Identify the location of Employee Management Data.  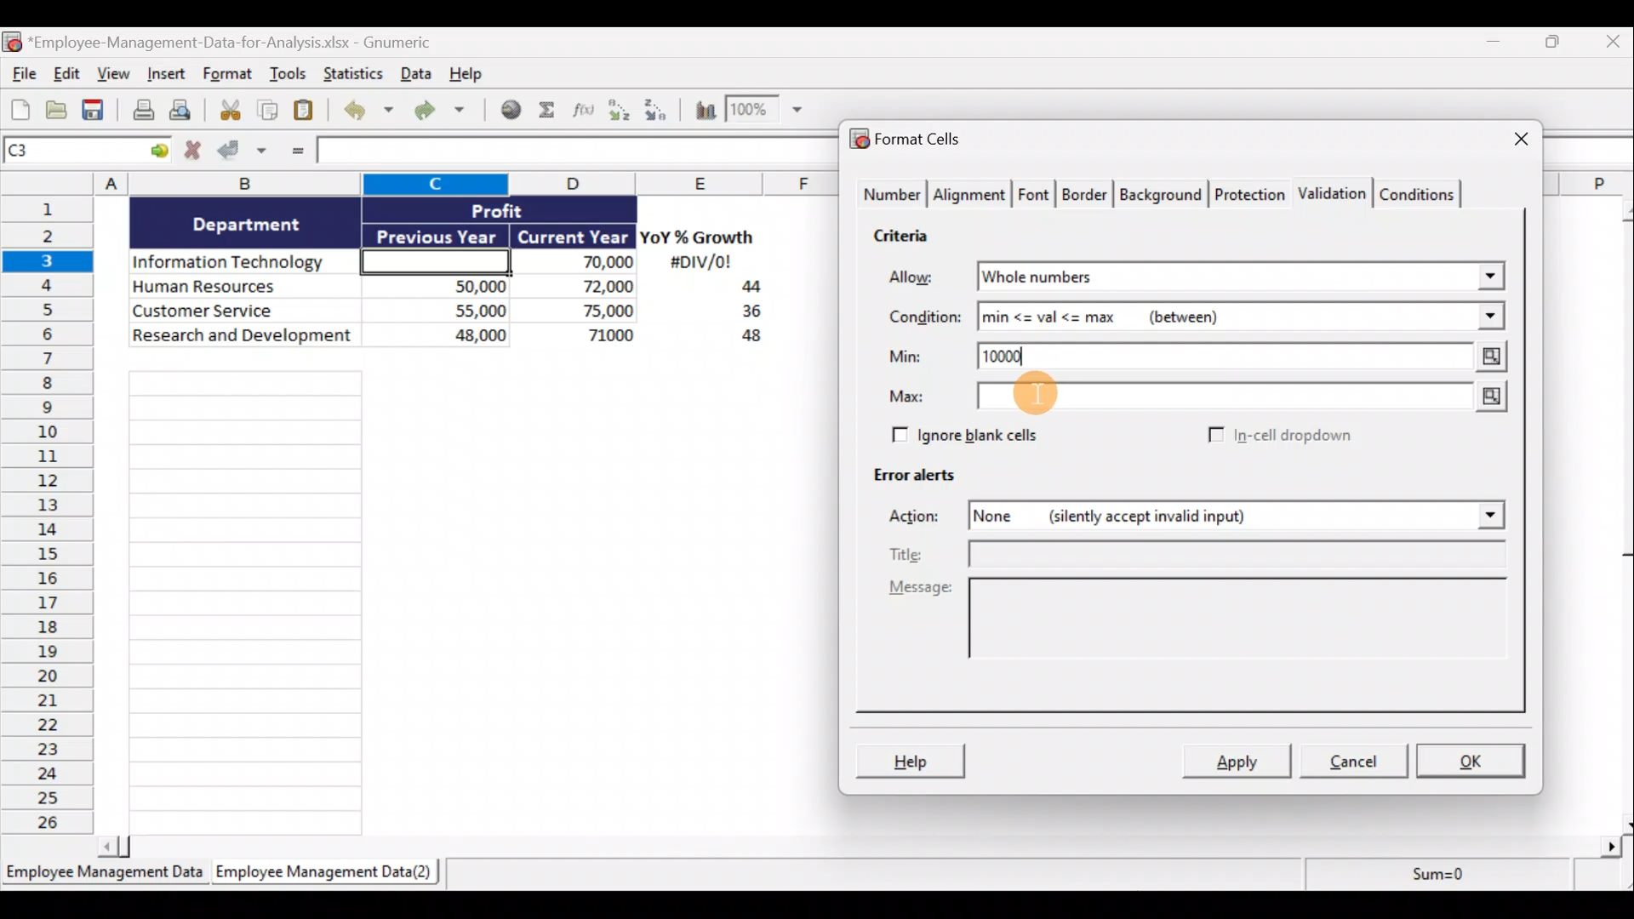
(103, 875).